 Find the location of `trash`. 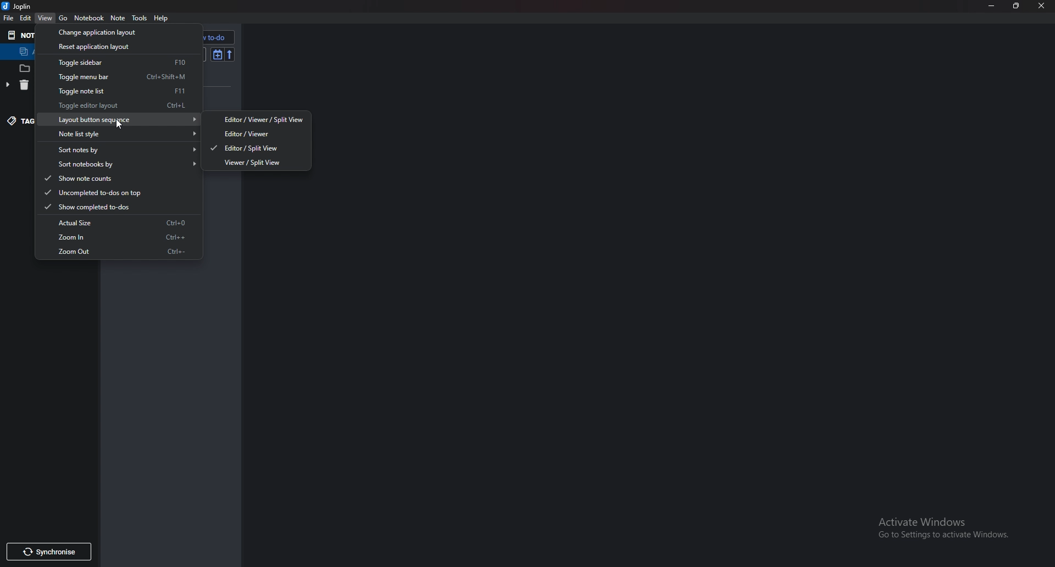

trash is located at coordinates (16, 87).